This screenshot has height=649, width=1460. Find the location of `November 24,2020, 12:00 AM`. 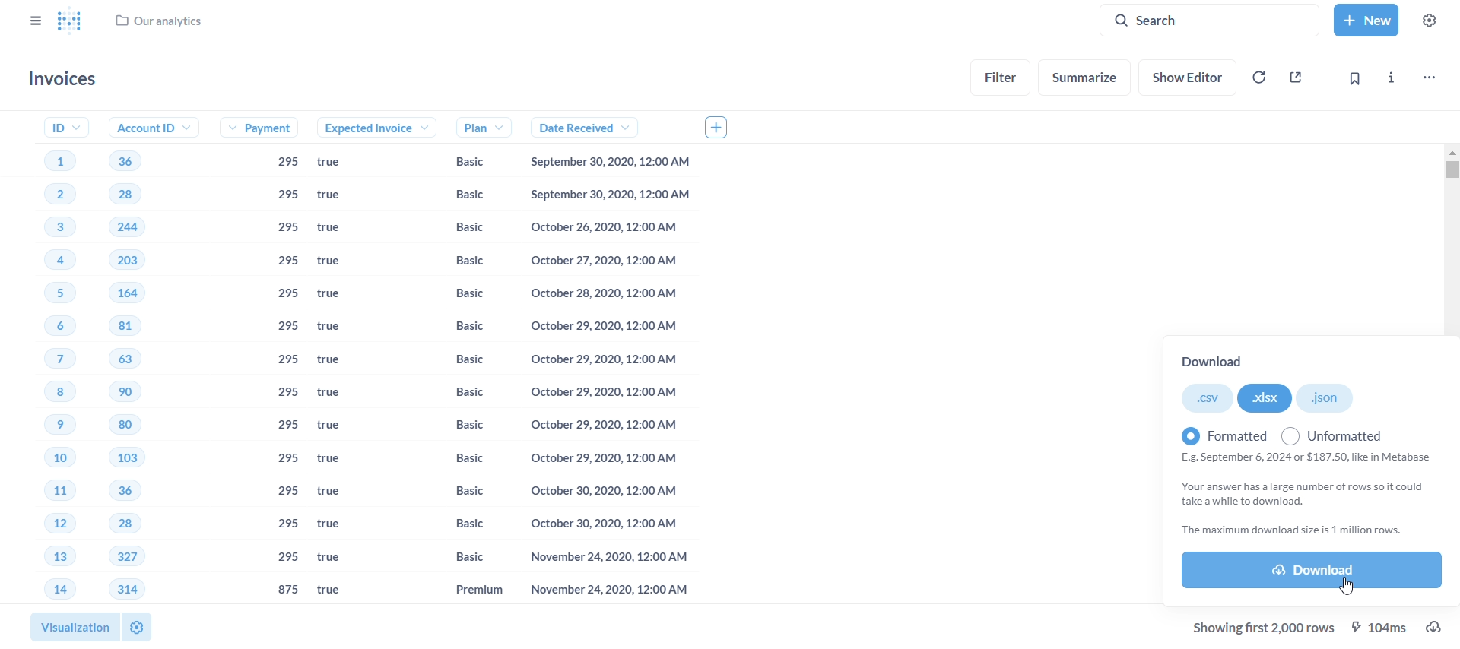

November 24,2020, 12:00 AM is located at coordinates (600, 559).